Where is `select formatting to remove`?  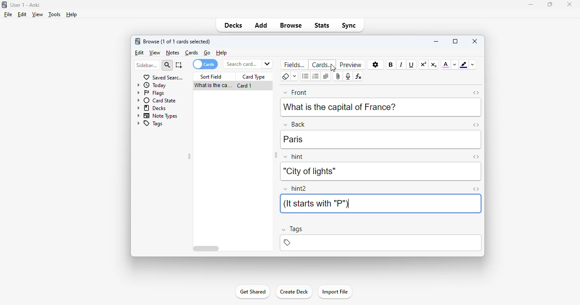
select formatting to remove is located at coordinates (295, 76).